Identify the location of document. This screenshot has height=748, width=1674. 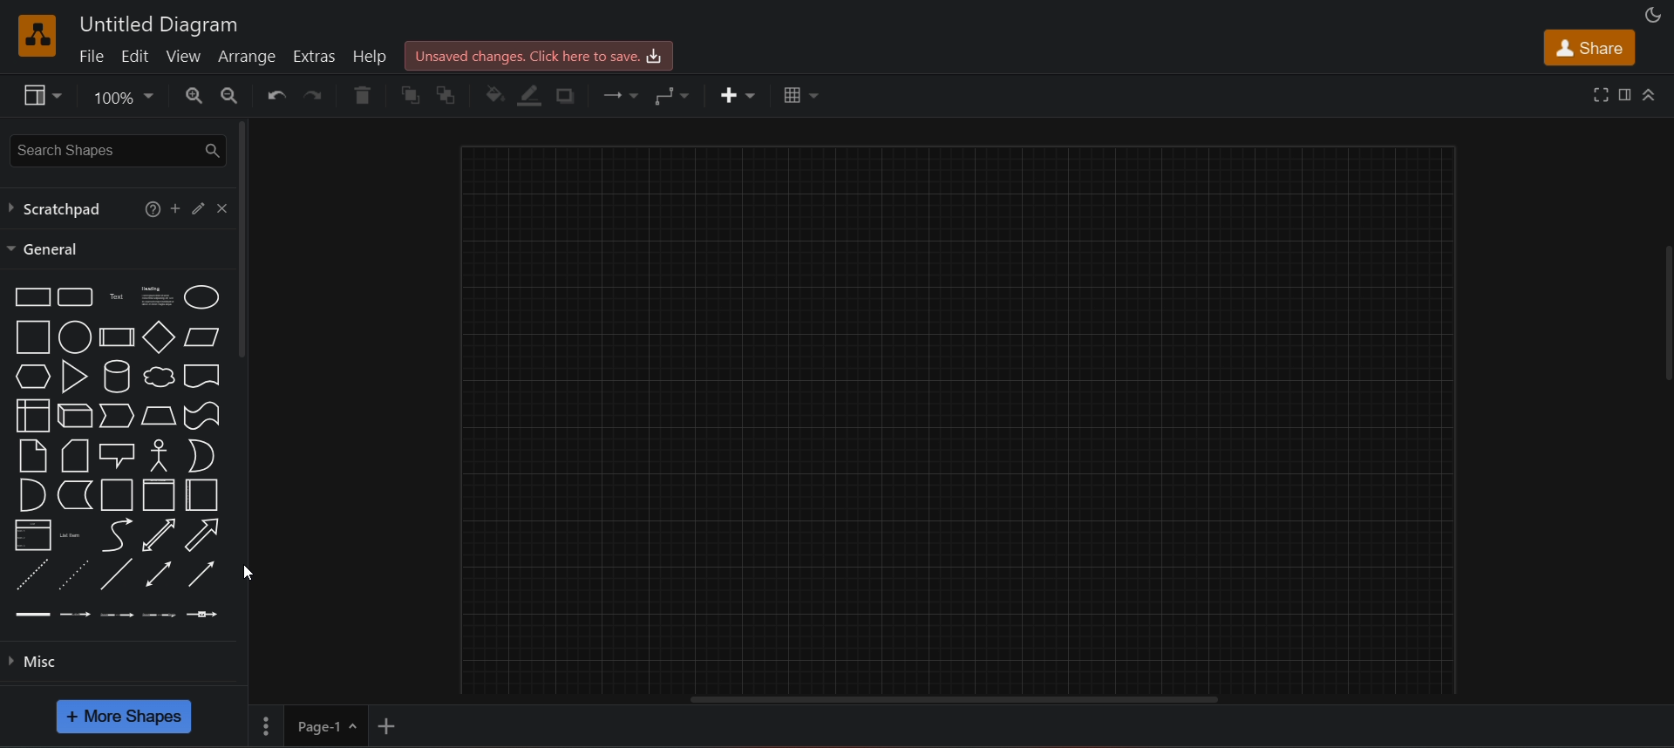
(202, 373).